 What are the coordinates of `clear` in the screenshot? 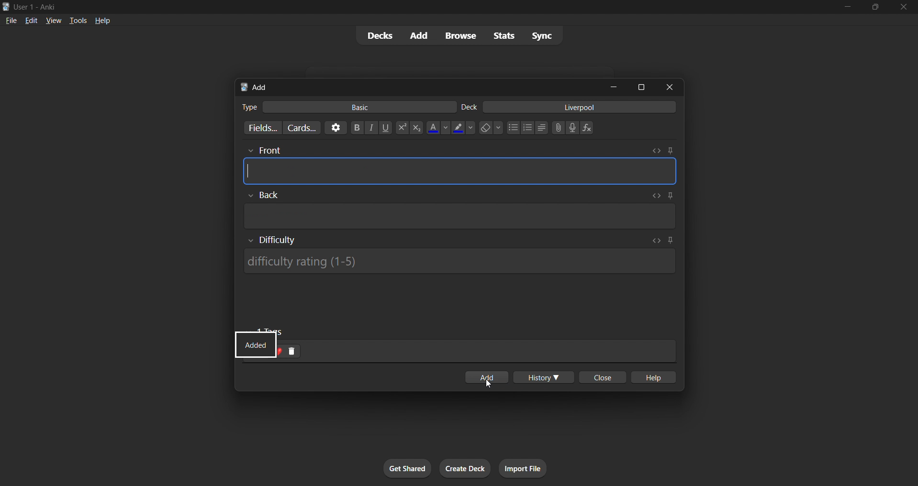 It's located at (491, 127).